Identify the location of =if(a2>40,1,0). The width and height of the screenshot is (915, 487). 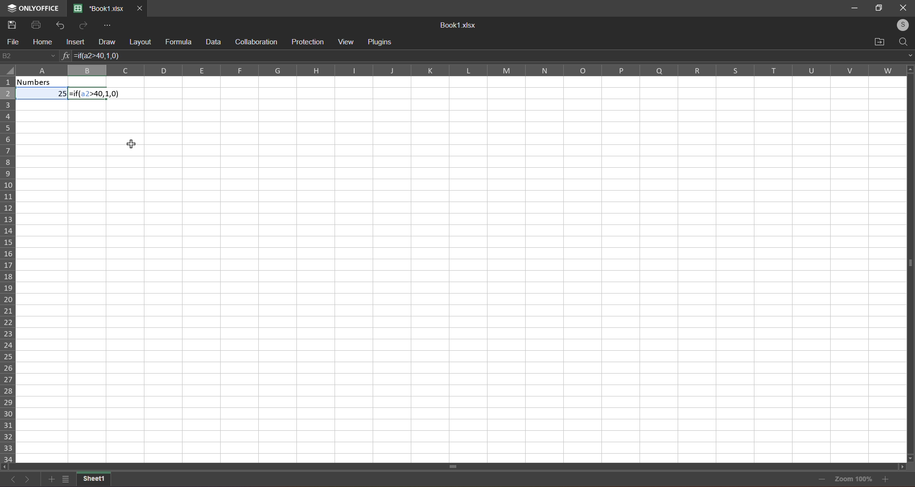
(102, 57).